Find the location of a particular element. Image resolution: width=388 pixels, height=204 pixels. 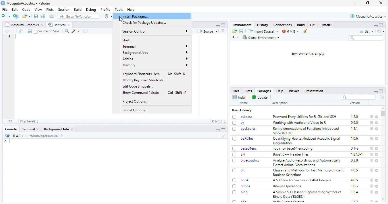

checkbox is located at coordinates (235, 123).